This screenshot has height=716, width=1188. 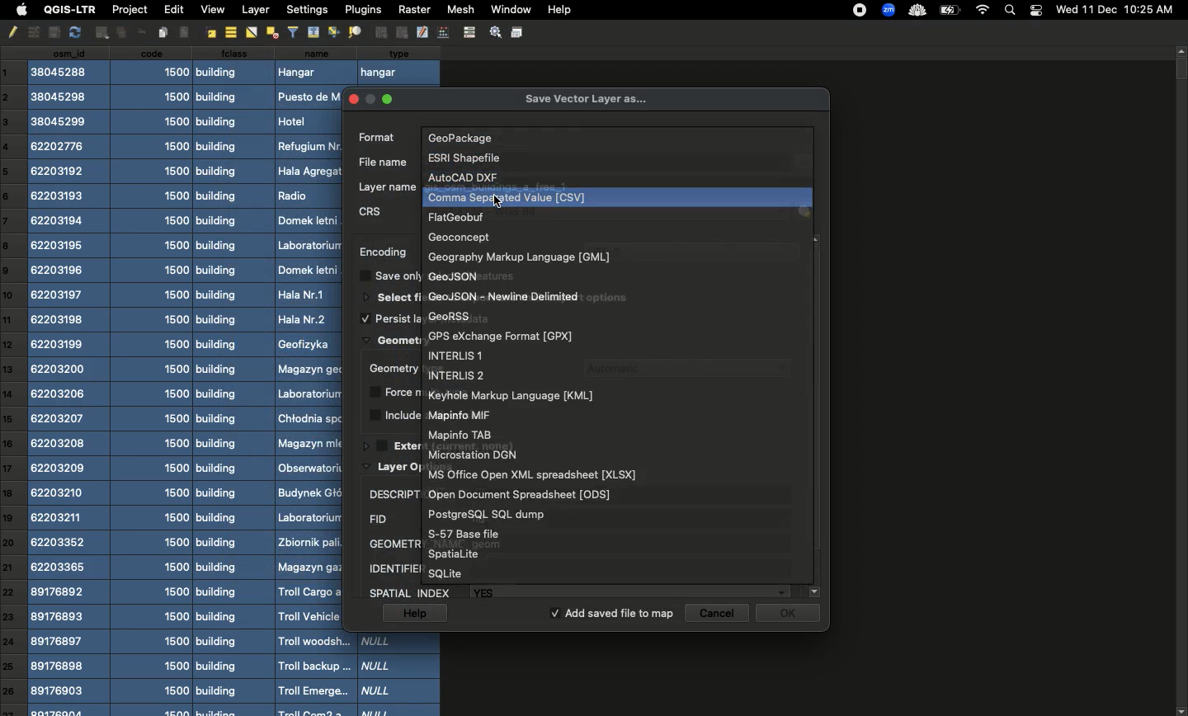 I want to click on Distribute Objects Evenly, so click(x=271, y=32).